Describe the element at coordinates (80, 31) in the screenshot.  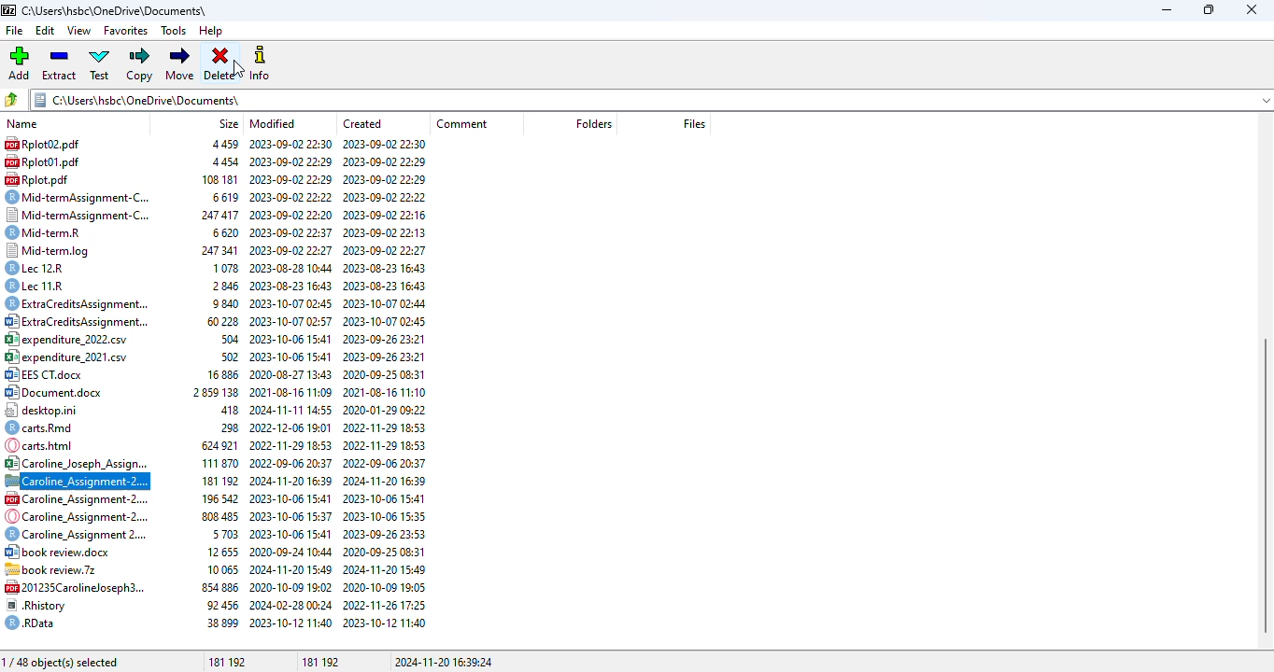
I see `view` at that location.